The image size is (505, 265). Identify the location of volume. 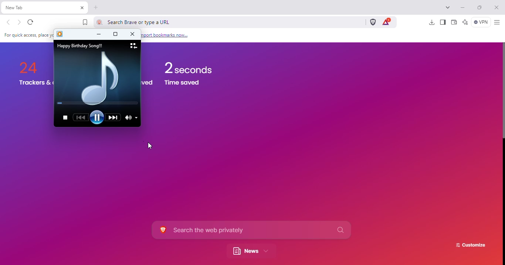
(136, 118).